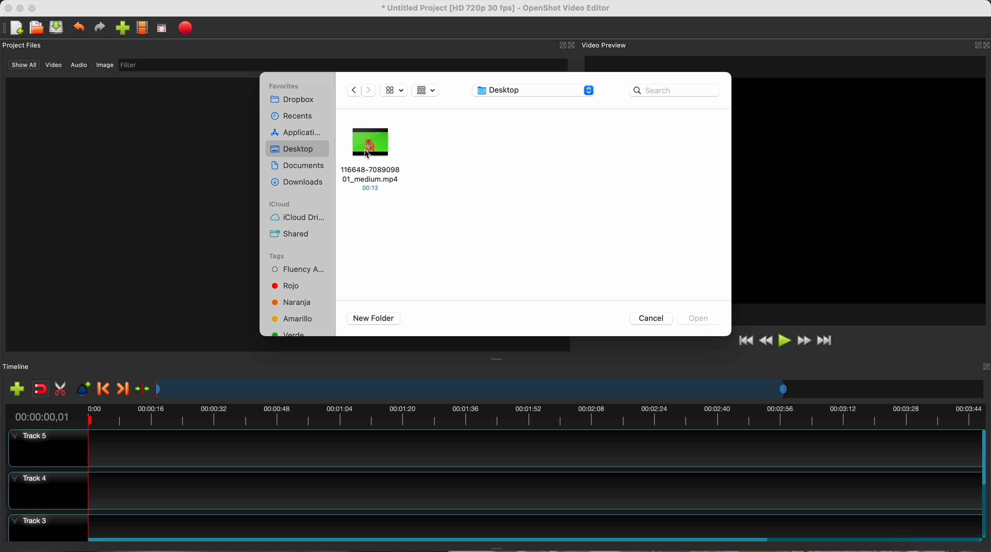  What do you see at coordinates (125, 390) in the screenshot?
I see `next marker` at bounding box center [125, 390].